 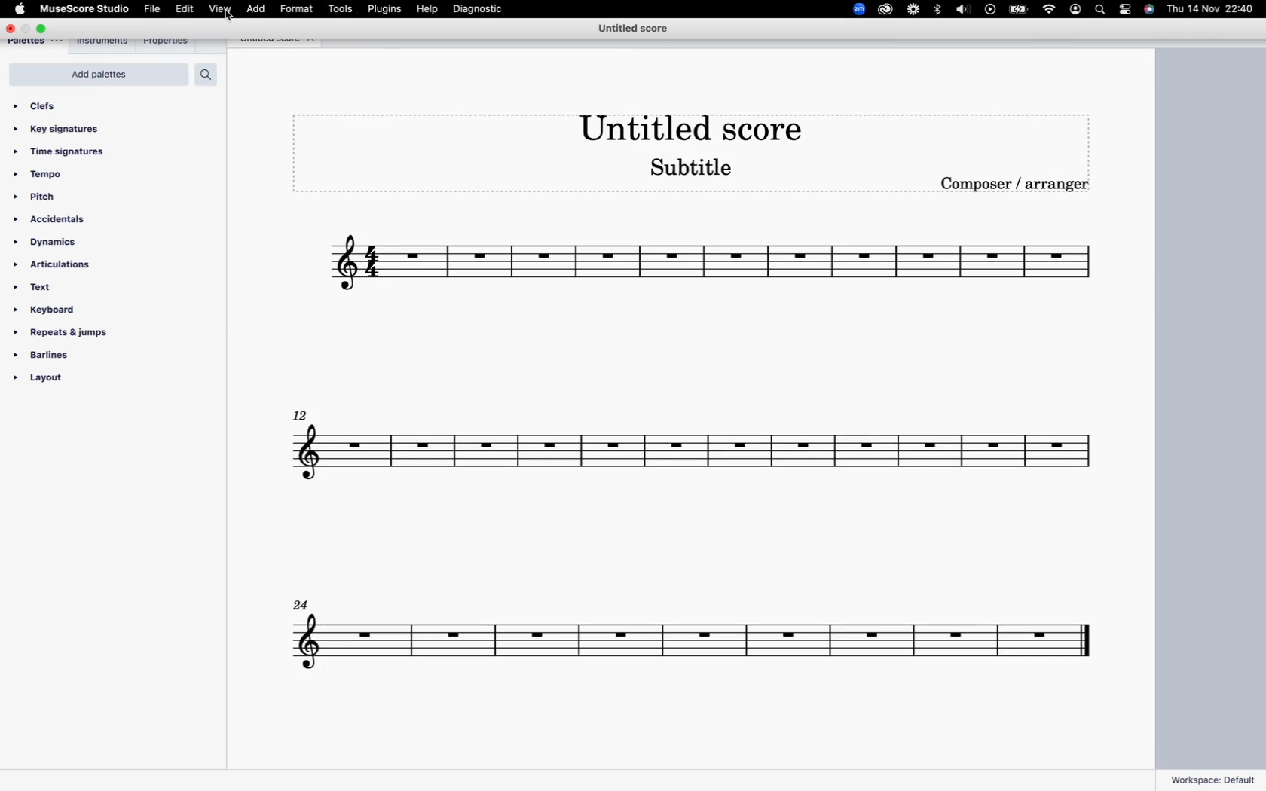 I want to click on palettes, so click(x=38, y=44).